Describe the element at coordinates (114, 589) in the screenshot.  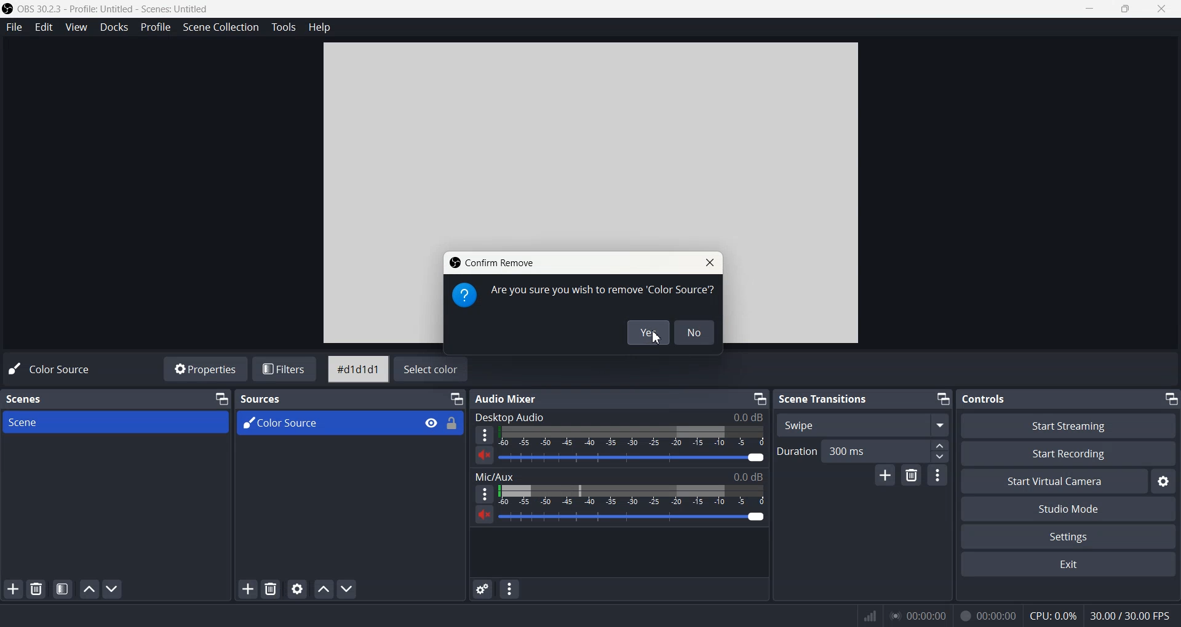
I see `Move scene Down` at that location.